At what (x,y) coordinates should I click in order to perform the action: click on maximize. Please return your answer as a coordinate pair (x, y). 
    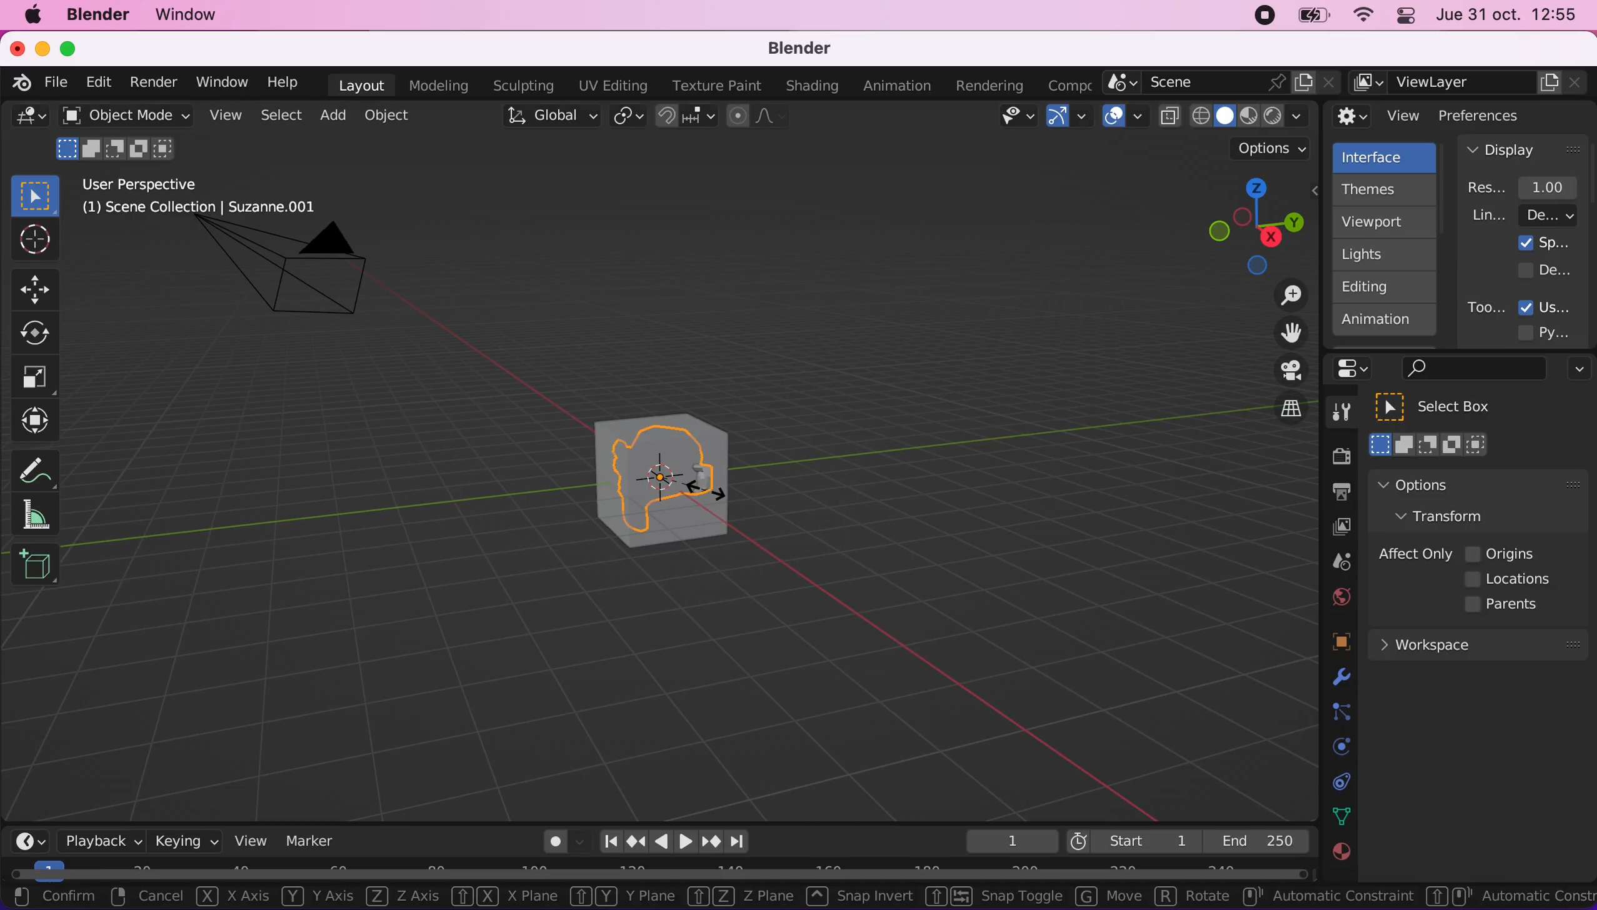
    Looking at the image, I should click on (75, 48).